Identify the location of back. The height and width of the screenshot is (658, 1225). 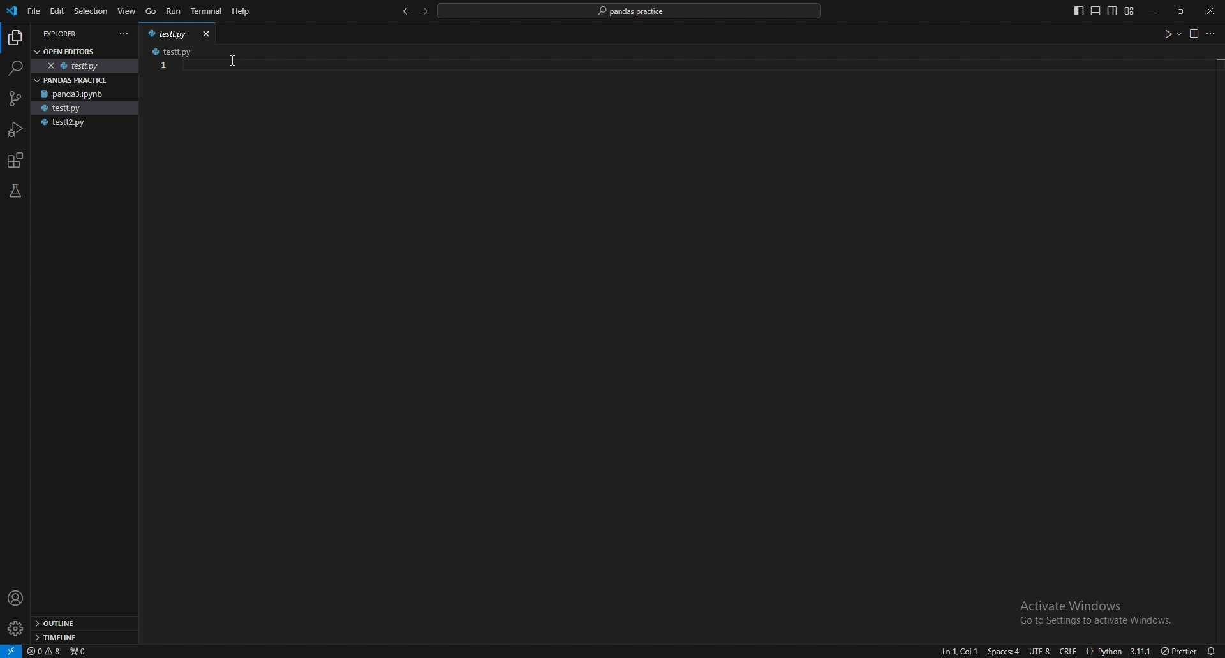
(406, 12).